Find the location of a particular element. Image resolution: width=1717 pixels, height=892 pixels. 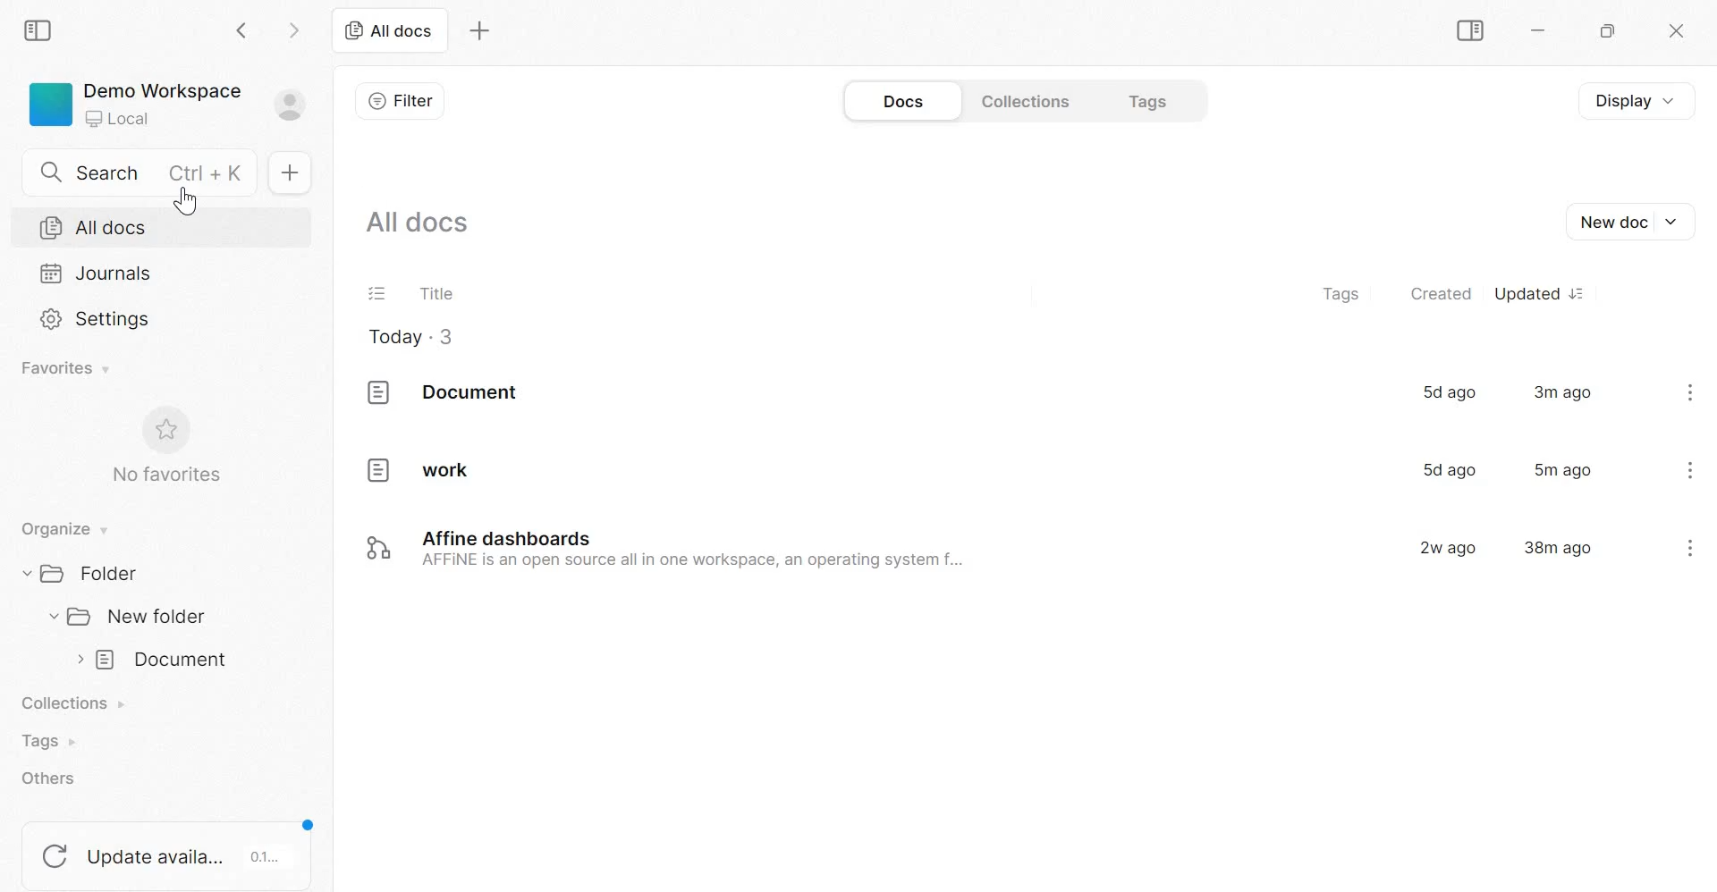

Docs is located at coordinates (901, 102).